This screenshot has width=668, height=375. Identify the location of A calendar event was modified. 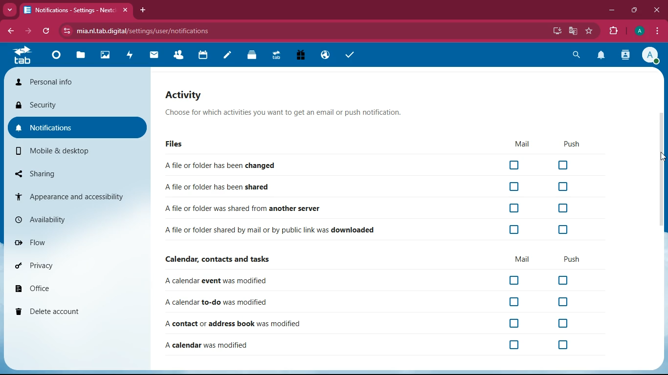
(367, 280).